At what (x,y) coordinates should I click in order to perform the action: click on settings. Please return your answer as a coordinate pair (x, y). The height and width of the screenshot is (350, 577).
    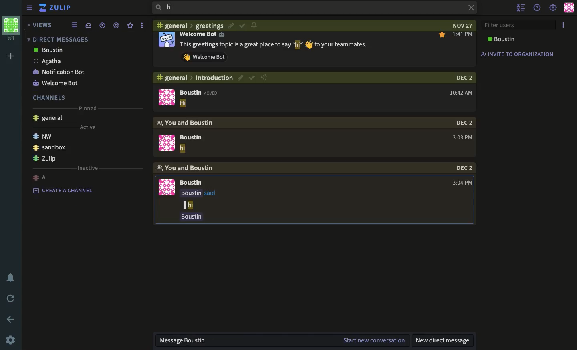
    Looking at the image, I should click on (553, 8).